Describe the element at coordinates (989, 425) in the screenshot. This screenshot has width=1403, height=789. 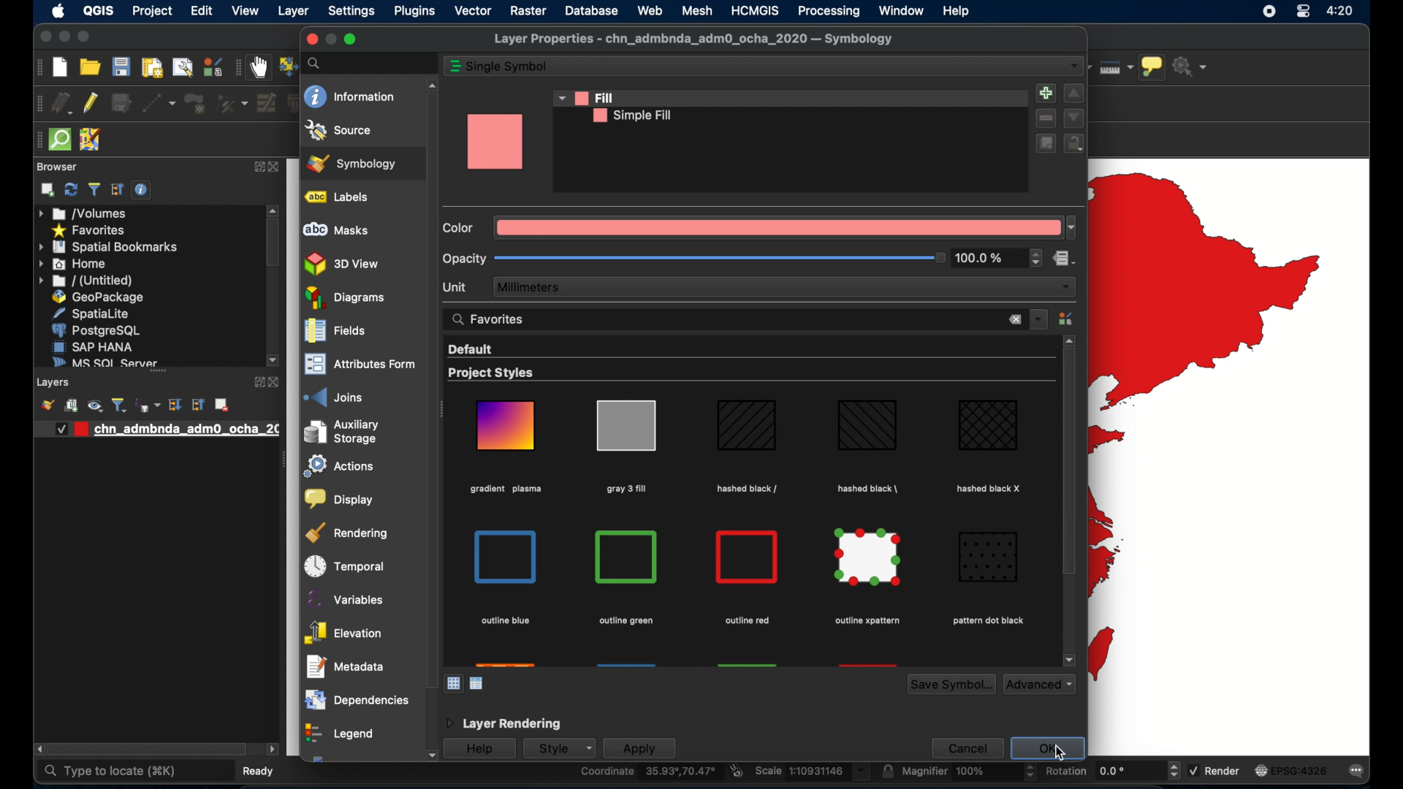
I see `Gradient preview ` at that location.